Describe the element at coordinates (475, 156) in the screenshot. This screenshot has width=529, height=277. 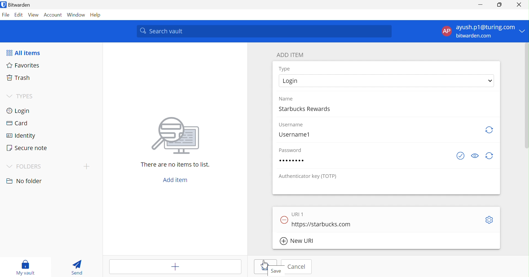
I see `Toggle visibility` at that location.